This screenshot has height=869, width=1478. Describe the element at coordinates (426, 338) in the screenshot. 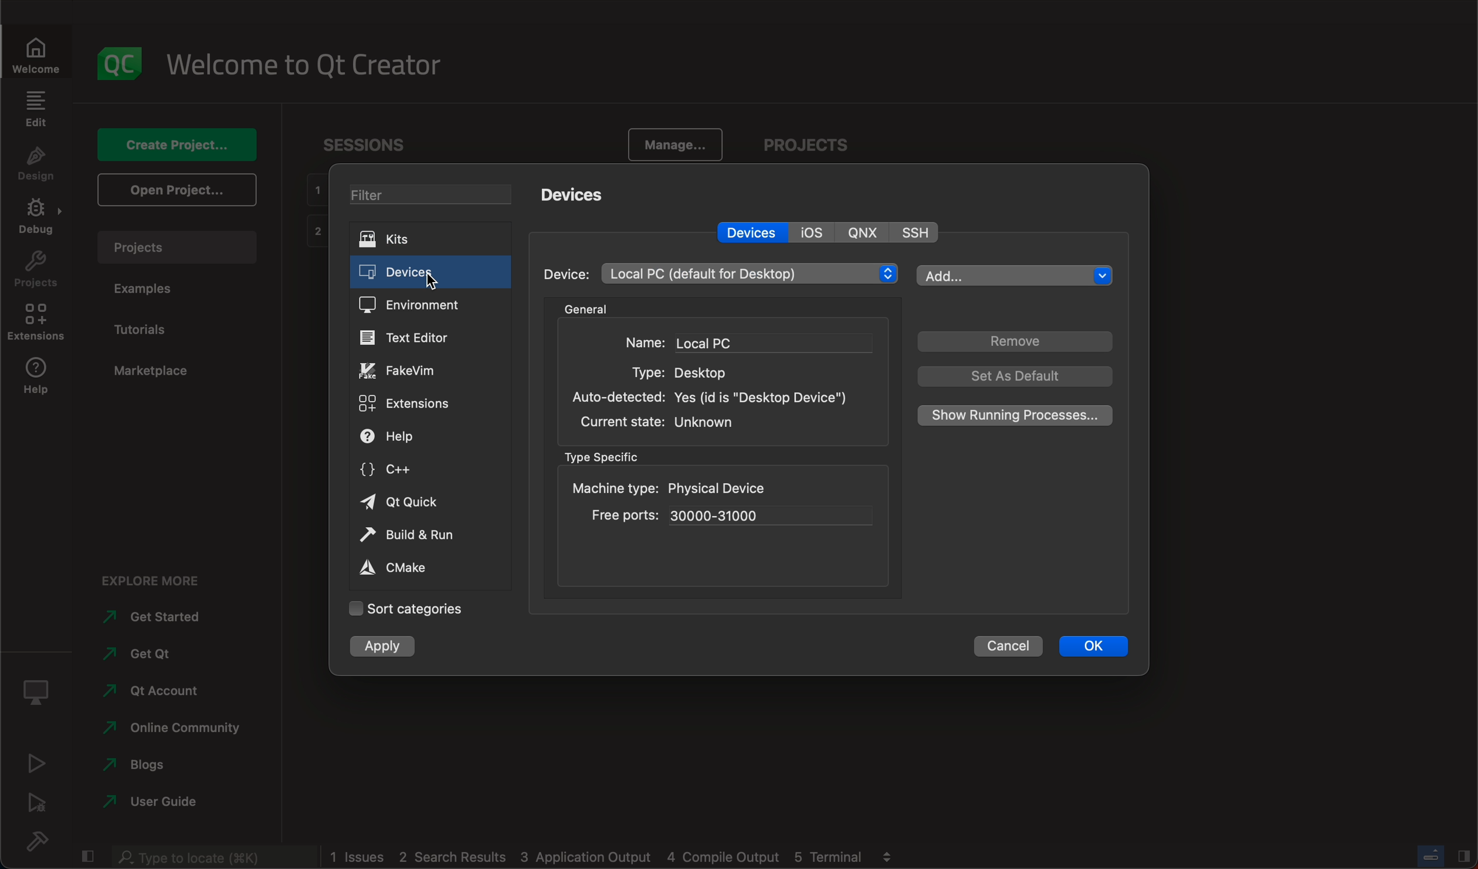

I see `text editor` at that location.